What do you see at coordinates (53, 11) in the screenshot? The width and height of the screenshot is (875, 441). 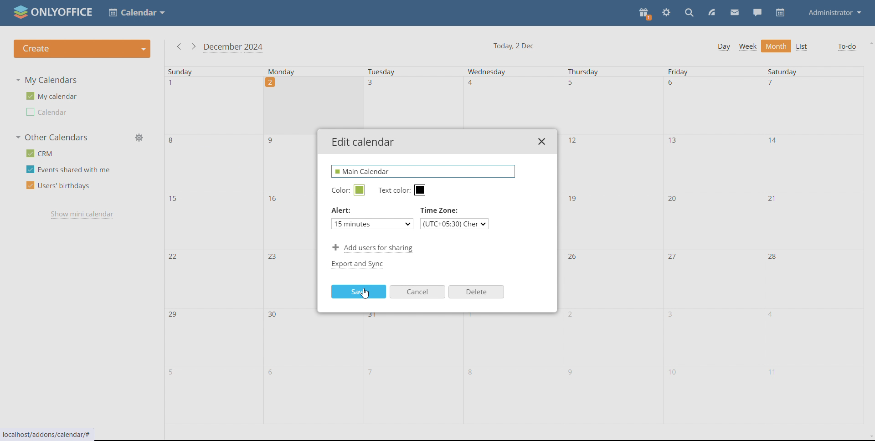 I see `logo` at bounding box center [53, 11].